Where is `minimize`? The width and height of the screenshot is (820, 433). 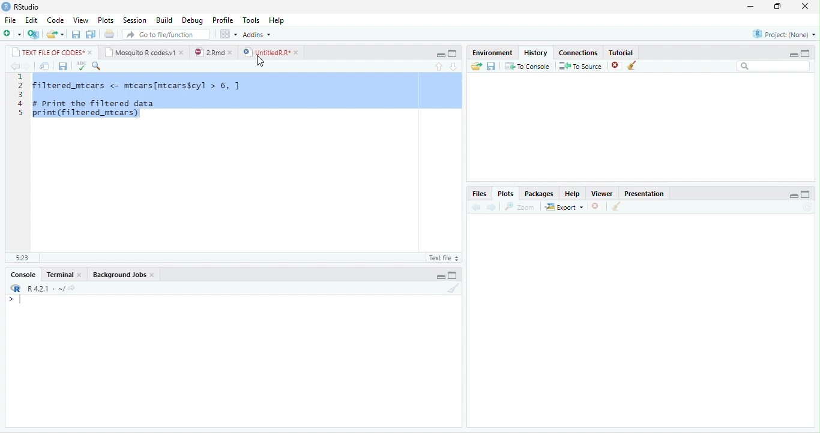
minimize is located at coordinates (441, 55).